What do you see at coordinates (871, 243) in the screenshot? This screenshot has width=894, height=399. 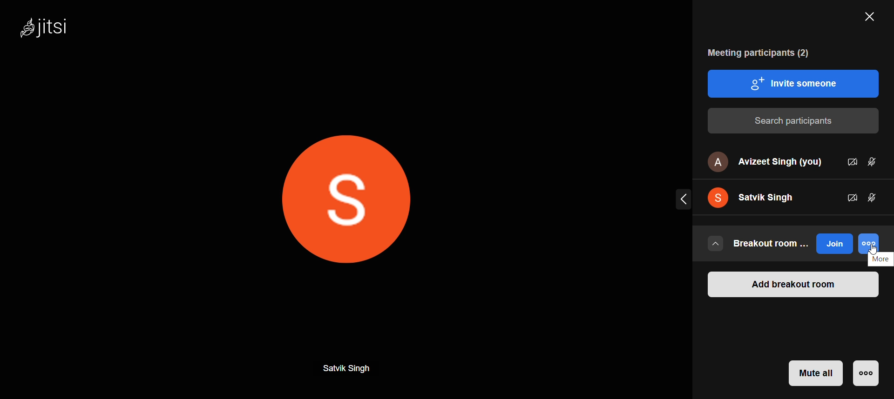 I see `more` at bounding box center [871, 243].